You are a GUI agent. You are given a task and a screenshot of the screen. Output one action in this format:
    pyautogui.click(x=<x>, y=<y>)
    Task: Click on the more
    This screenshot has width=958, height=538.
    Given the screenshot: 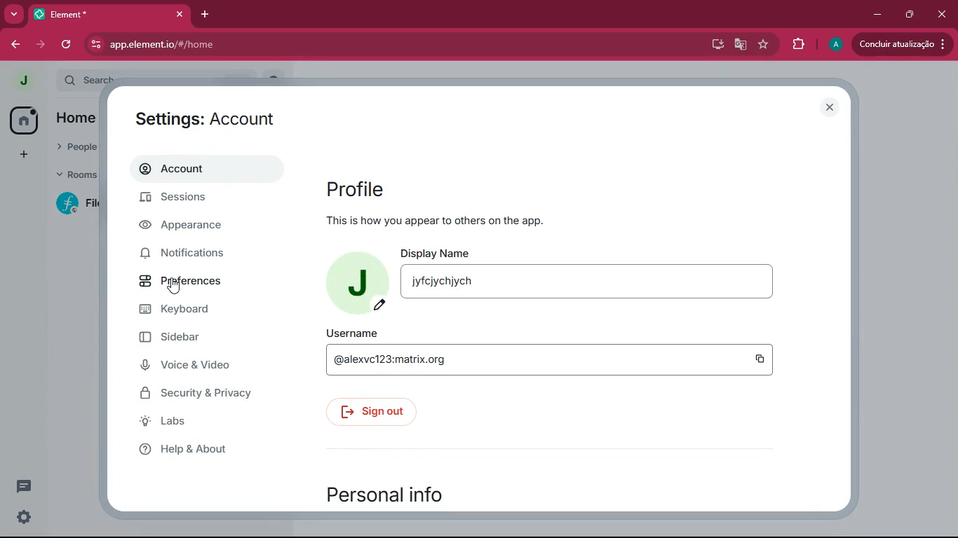 What is the action you would take?
    pyautogui.click(x=22, y=153)
    